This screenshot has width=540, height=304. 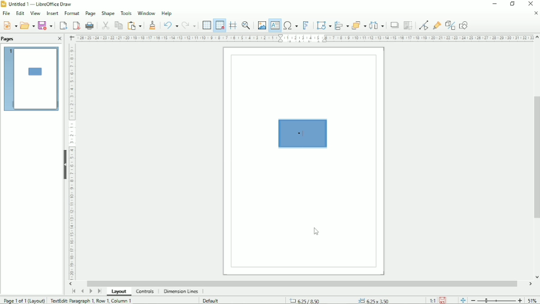 I want to click on Toggle point edit mode, so click(x=424, y=25).